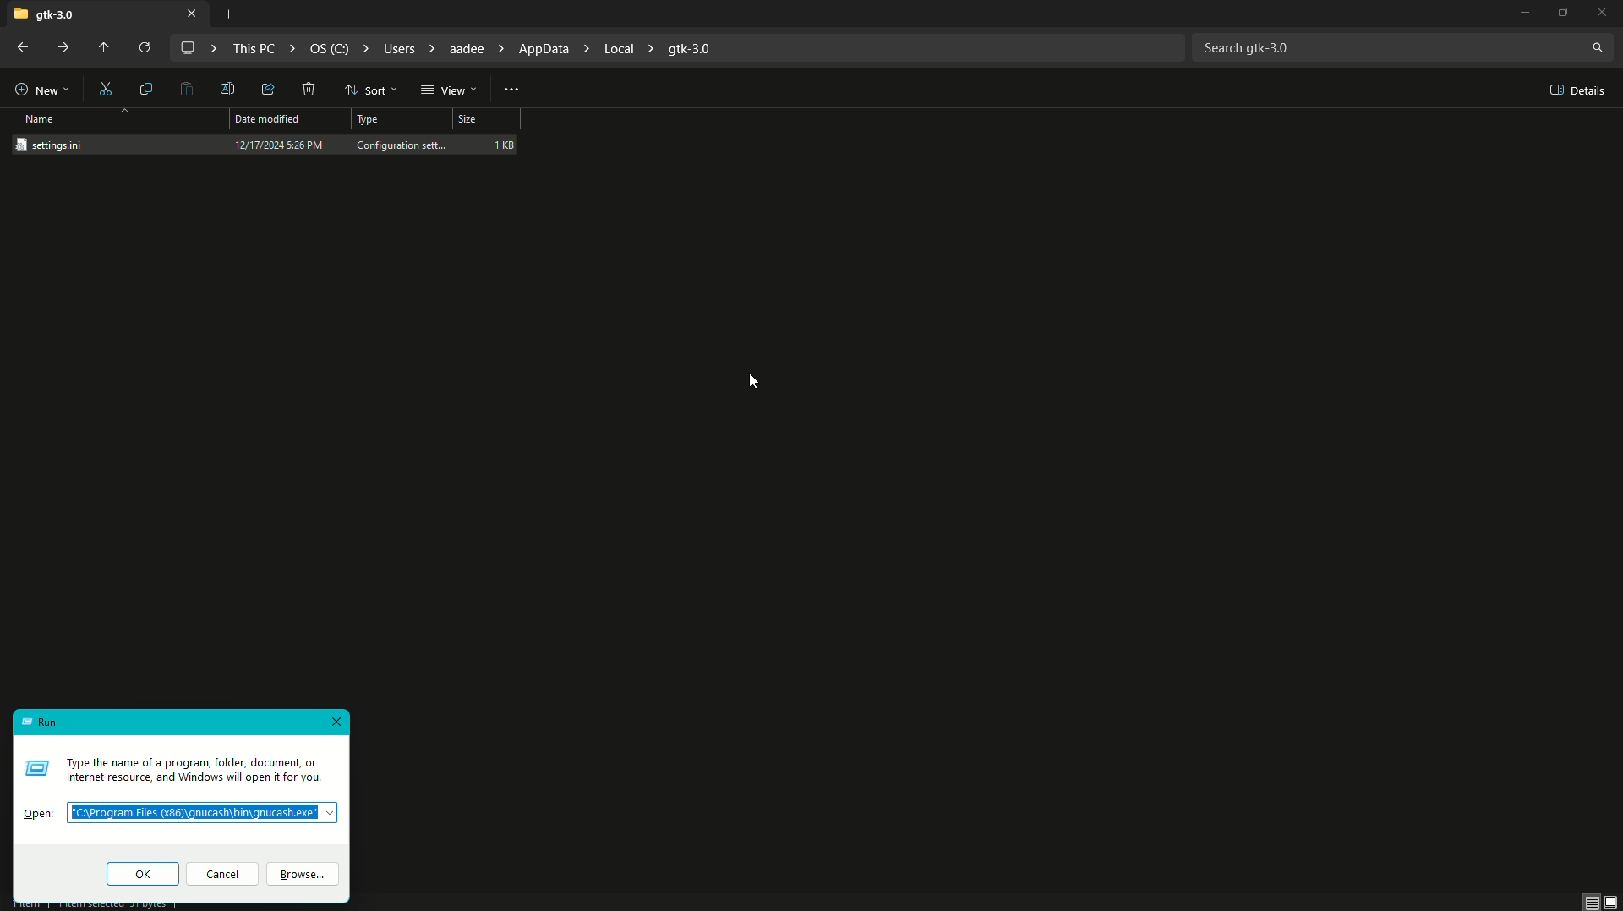  What do you see at coordinates (66, 49) in the screenshot?
I see `Forward` at bounding box center [66, 49].